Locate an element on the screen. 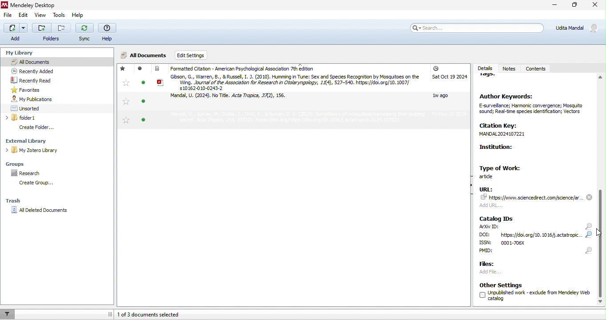 The width and height of the screenshot is (606, 320). external library is located at coordinates (48, 140).